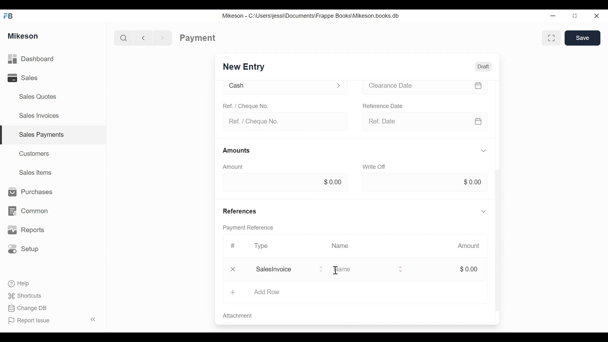 The image size is (608, 342). I want to click on Setup, so click(25, 249).